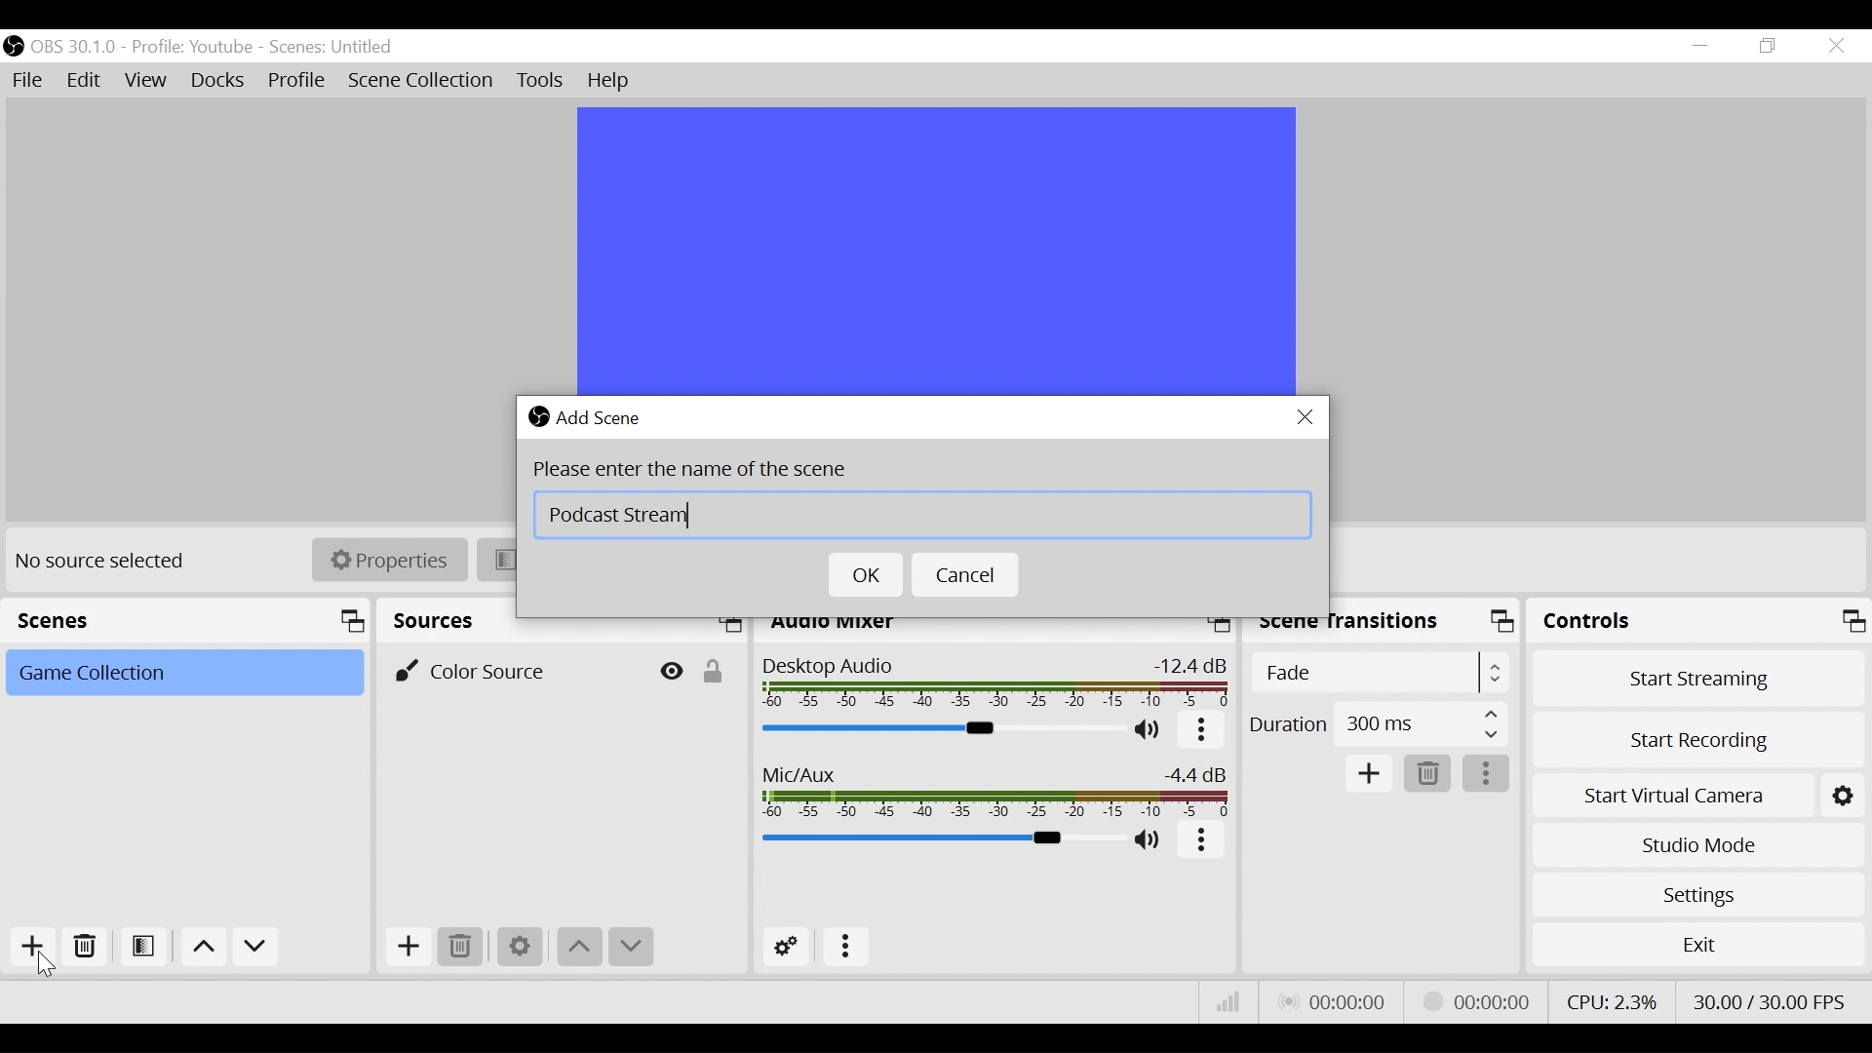  I want to click on Help, so click(610, 81).